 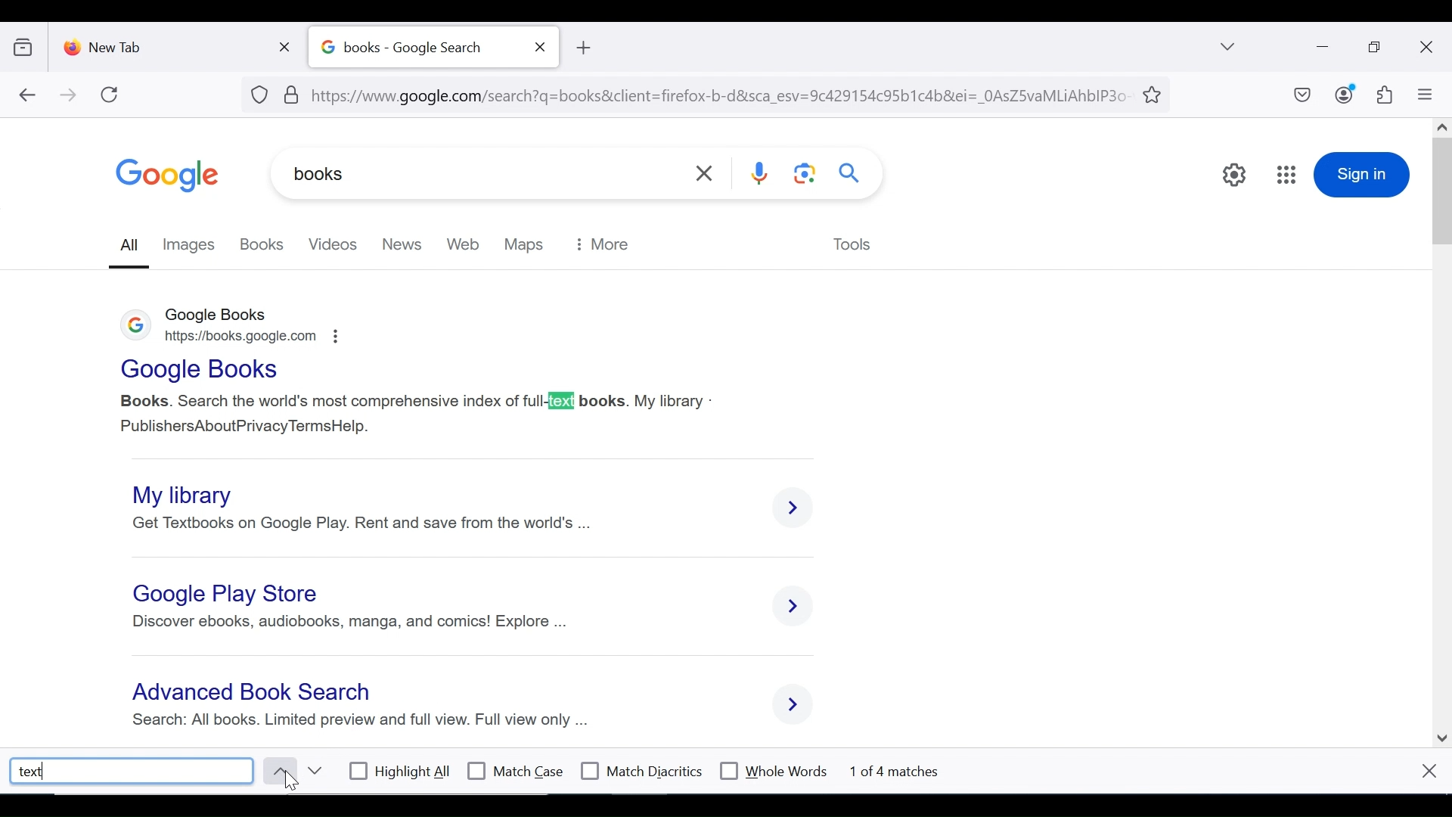 I want to click on list all tabs, so click(x=1229, y=46).